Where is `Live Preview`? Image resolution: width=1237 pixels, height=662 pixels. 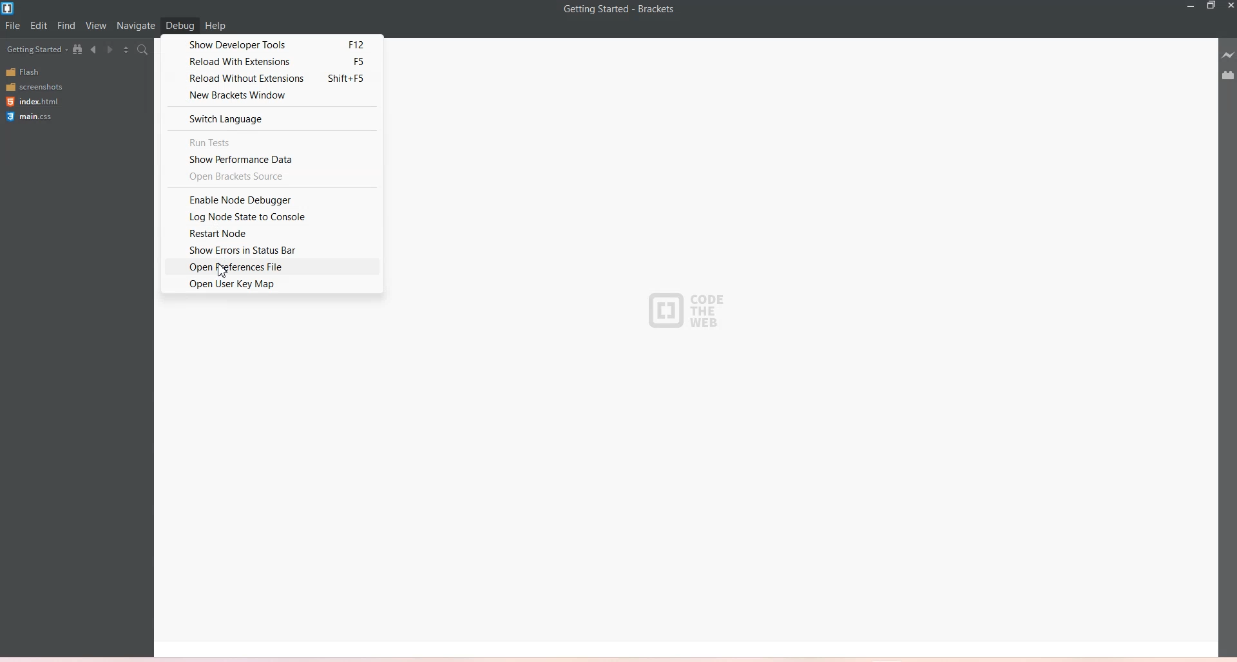
Live Preview is located at coordinates (1226, 55).